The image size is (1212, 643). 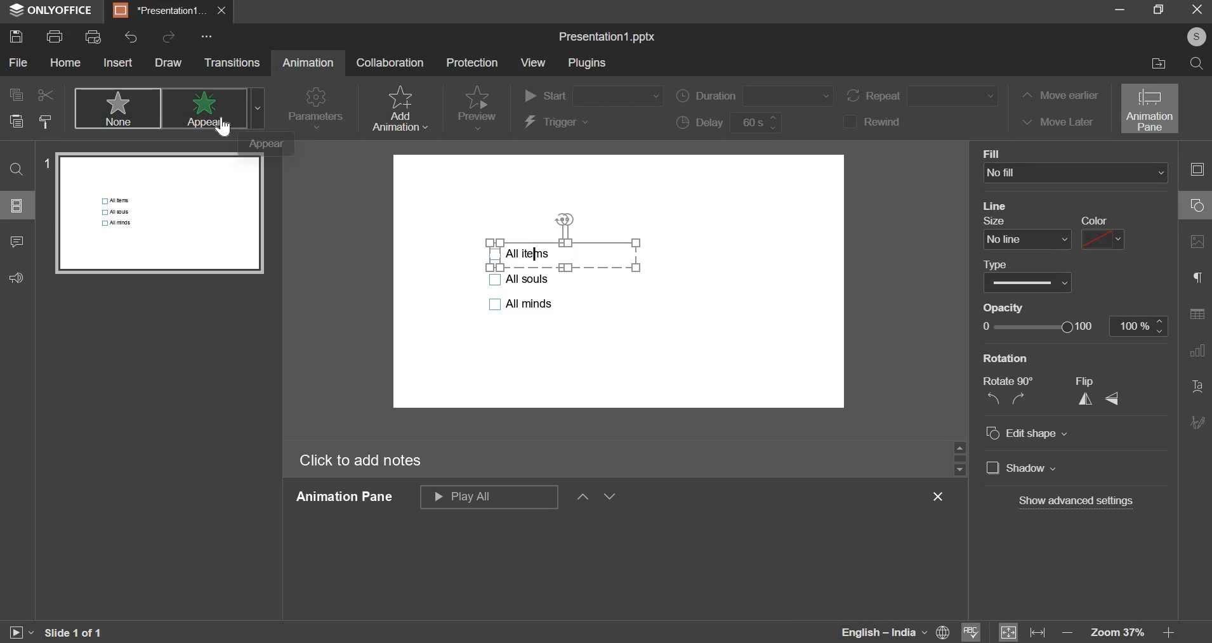 What do you see at coordinates (586, 63) in the screenshot?
I see `plugins` at bounding box center [586, 63].